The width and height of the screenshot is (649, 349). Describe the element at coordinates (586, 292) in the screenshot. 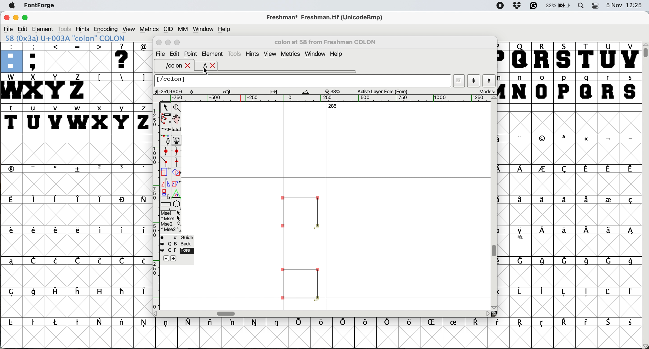

I see `symbol` at that location.